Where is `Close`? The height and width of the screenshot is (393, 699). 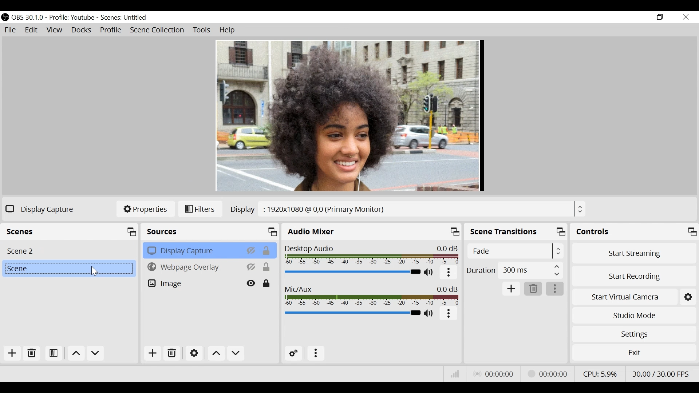
Close is located at coordinates (686, 17).